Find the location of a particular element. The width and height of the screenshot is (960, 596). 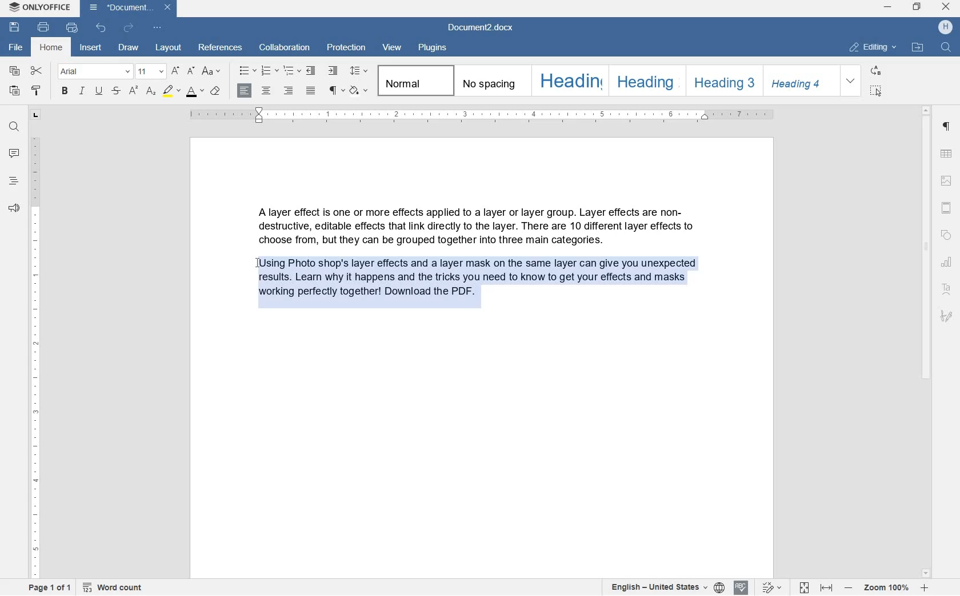

CHART is located at coordinates (946, 262).